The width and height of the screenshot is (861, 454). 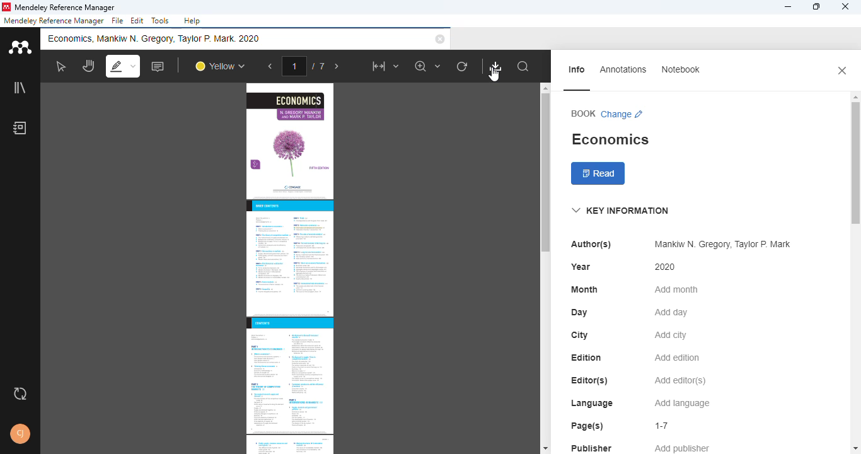 What do you see at coordinates (496, 66) in the screenshot?
I see `download` at bounding box center [496, 66].